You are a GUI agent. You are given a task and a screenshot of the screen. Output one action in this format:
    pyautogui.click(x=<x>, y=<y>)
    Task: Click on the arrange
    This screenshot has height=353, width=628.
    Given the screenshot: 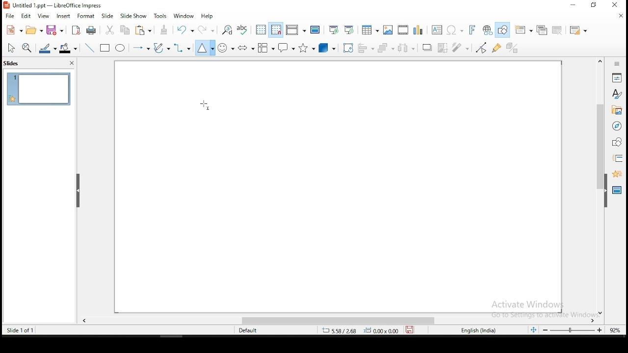 What is the action you would take?
    pyautogui.click(x=387, y=48)
    